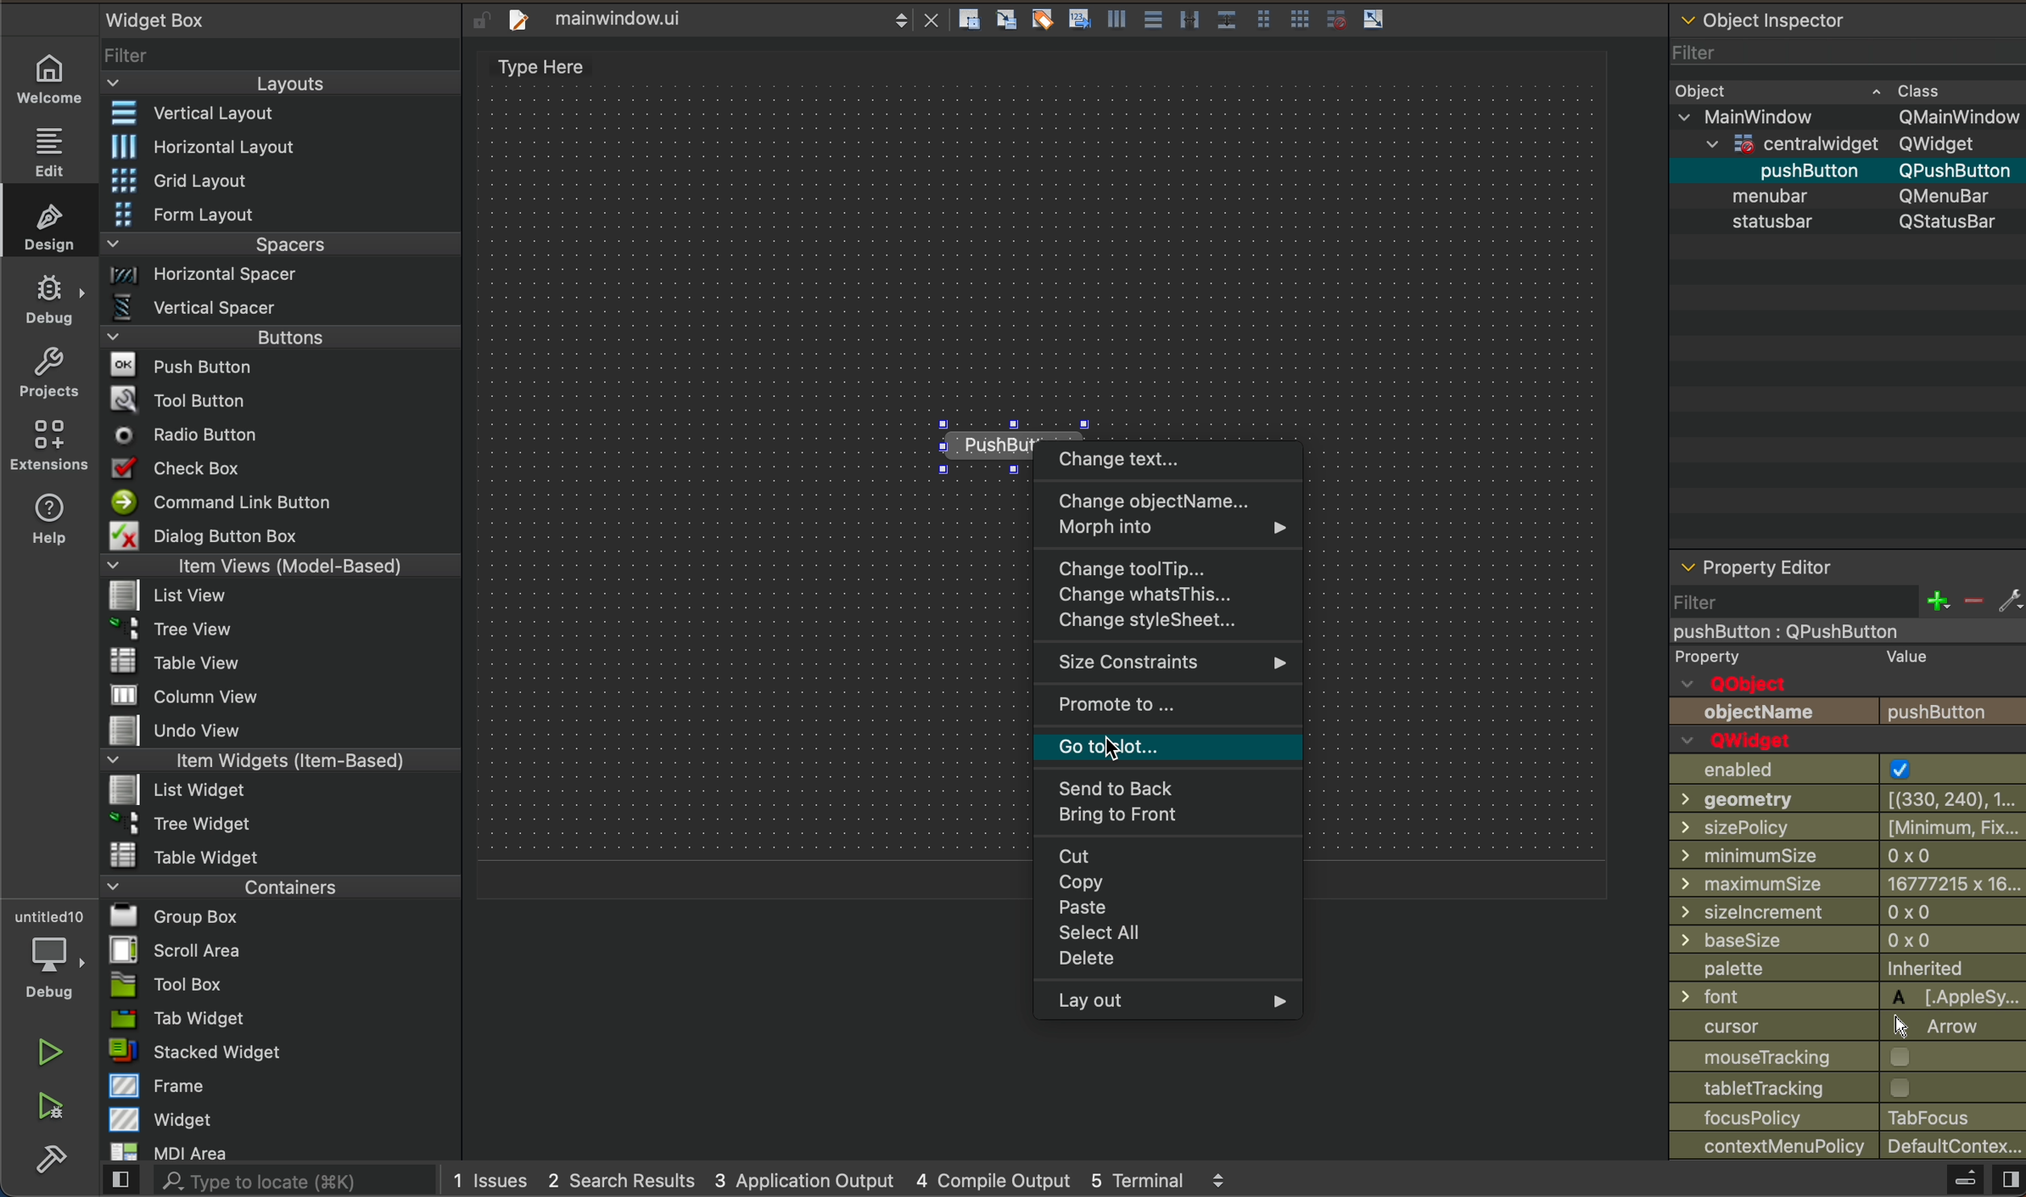 The image size is (2026, 1197). Describe the element at coordinates (857, 1182) in the screenshot. I see `` at that location.